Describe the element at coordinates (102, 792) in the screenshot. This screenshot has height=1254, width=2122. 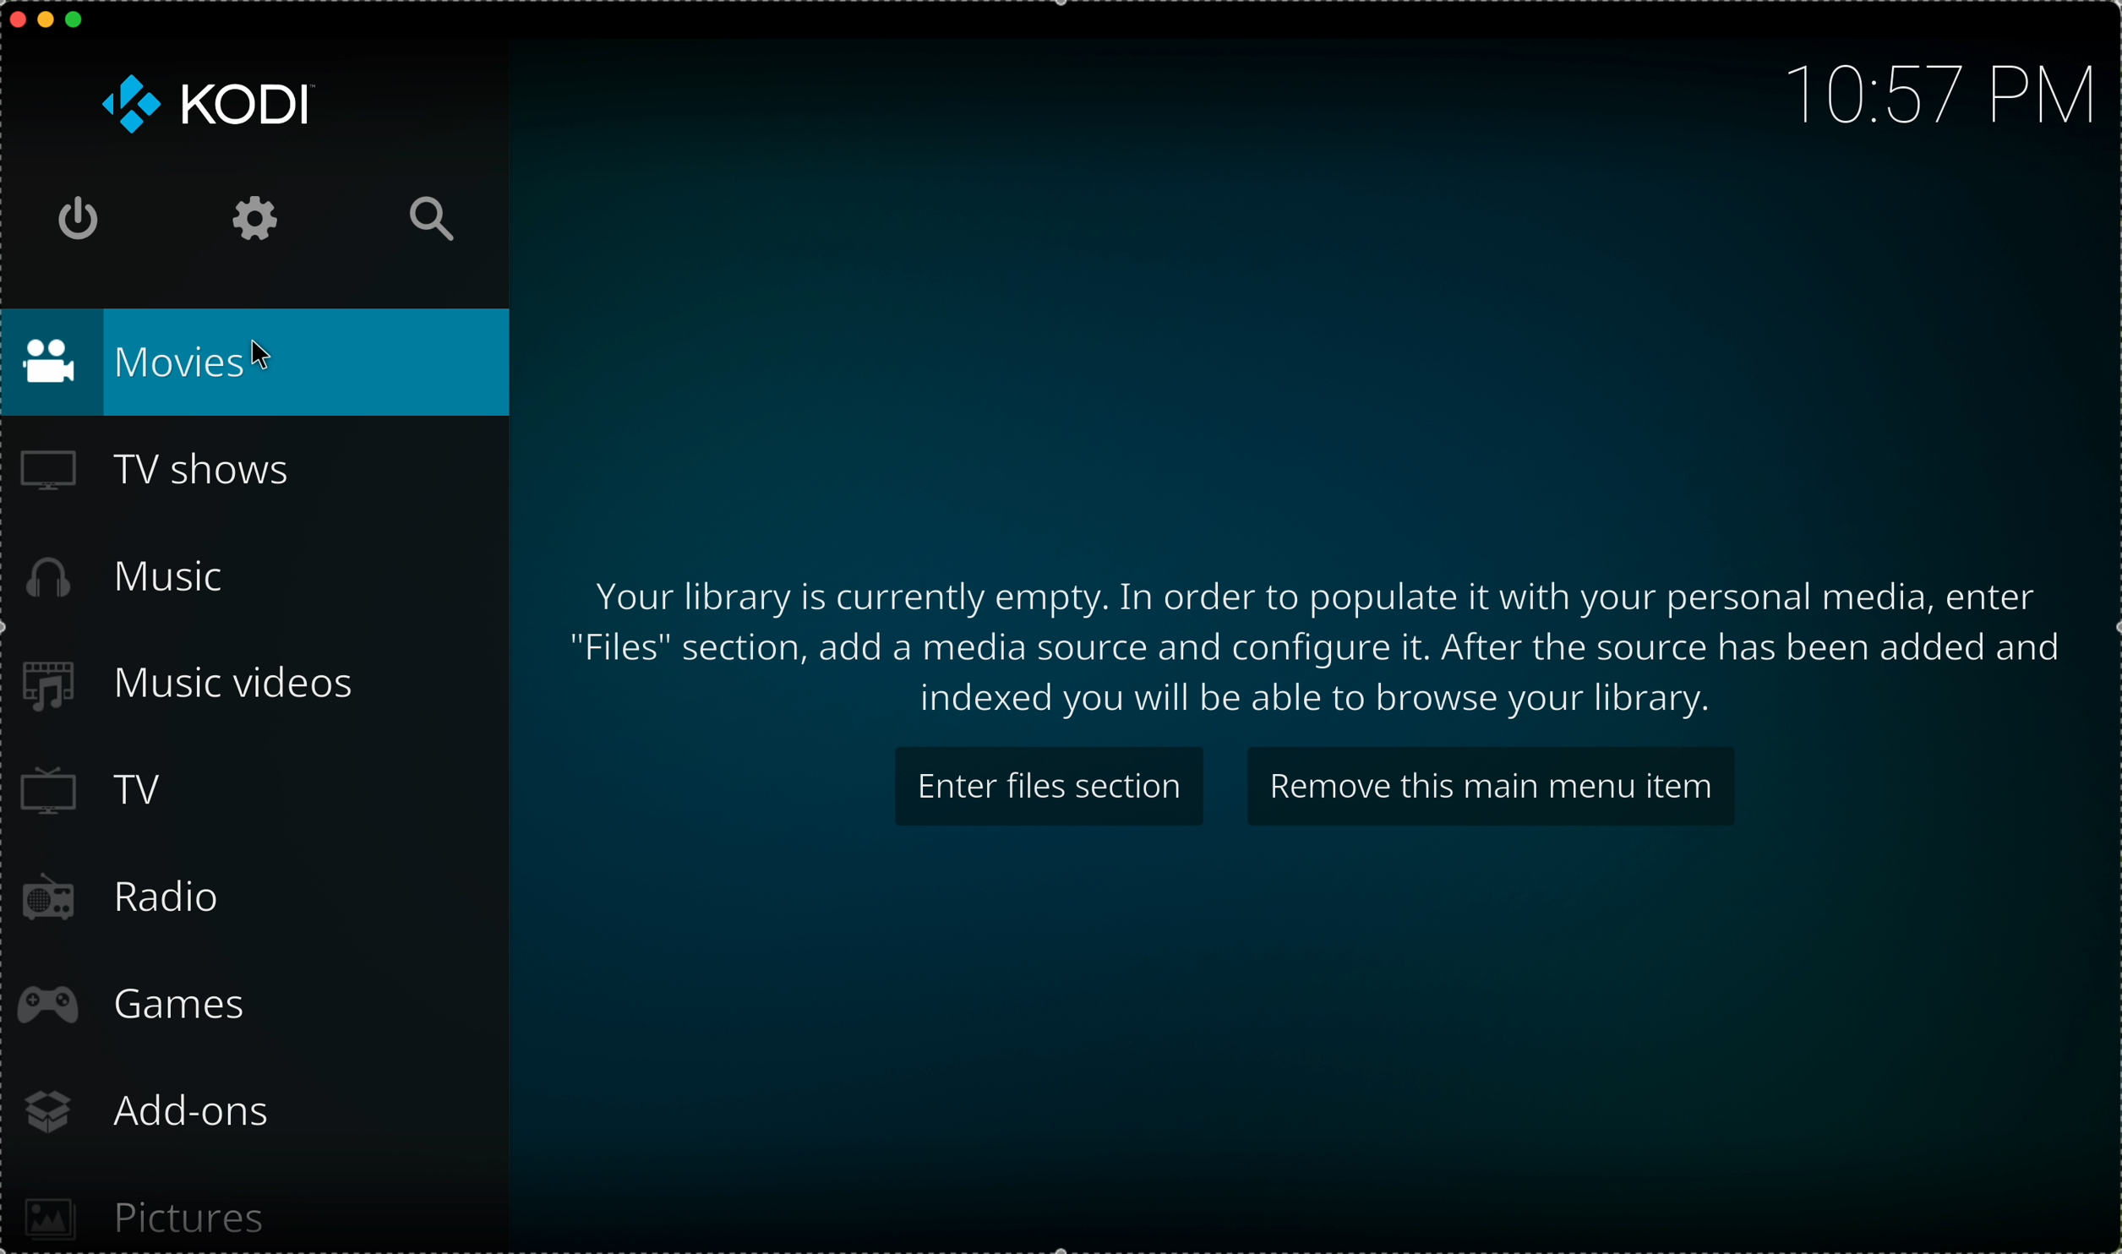
I see `TV` at that location.